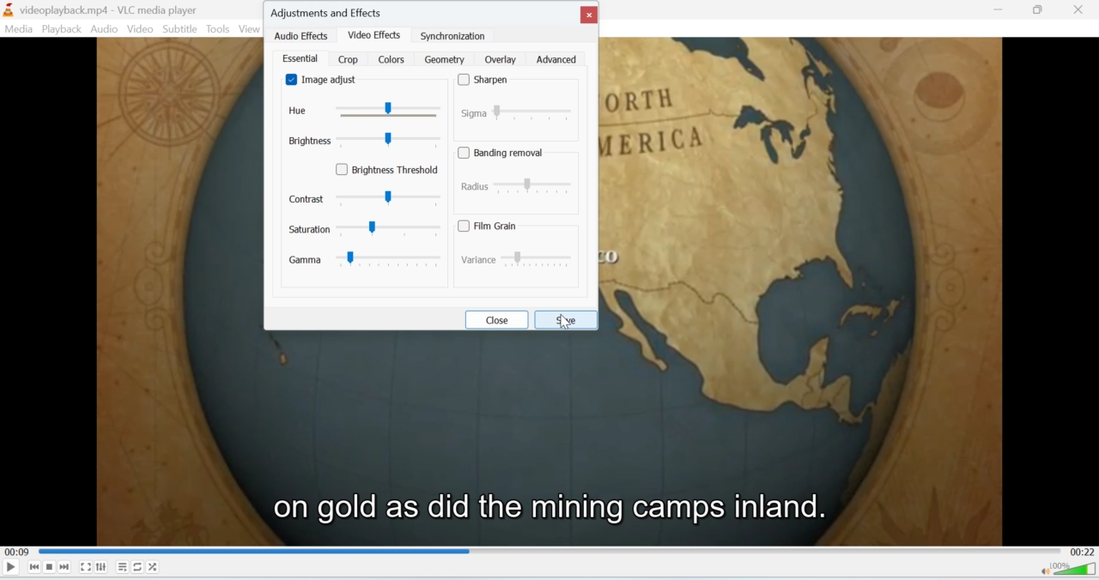 This screenshot has height=580, width=1099. What do you see at coordinates (493, 226) in the screenshot?
I see `film grain` at bounding box center [493, 226].